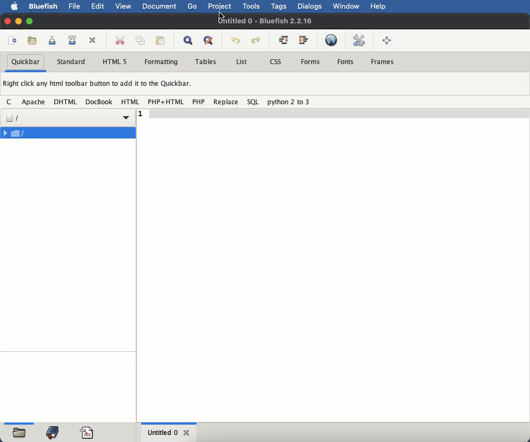 This screenshot has width=530, height=442. What do you see at coordinates (162, 62) in the screenshot?
I see `formatting` at bounding box center [162, 62].